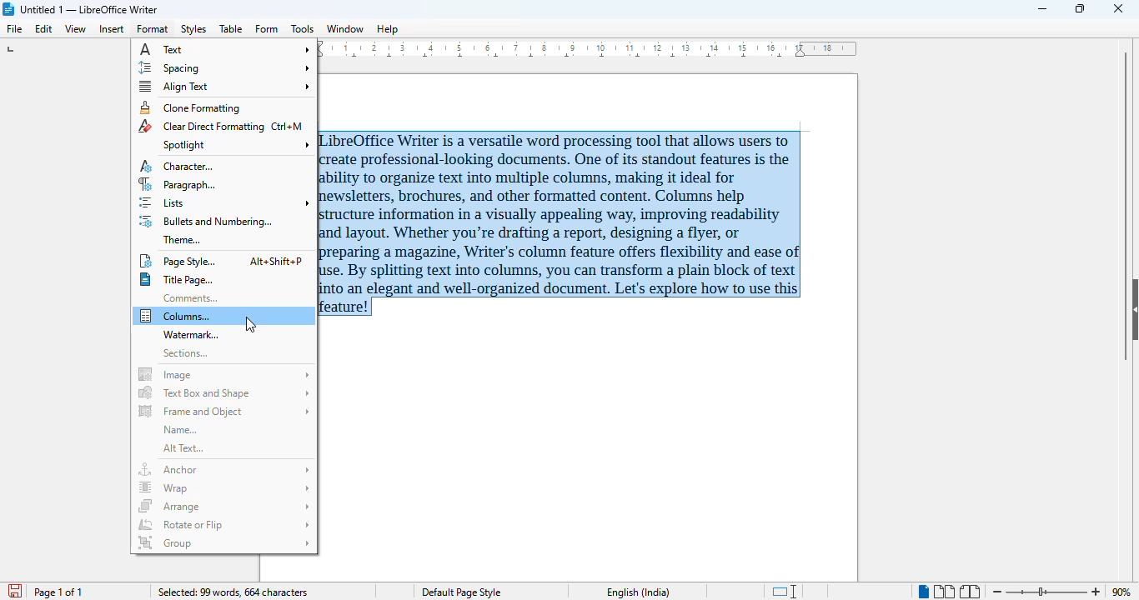 The width and height of the screenshot is (1139, 600). What do you see at coordinates (177, 280) in the screenshot?
I see `title page` at bounding box center [177, 280].